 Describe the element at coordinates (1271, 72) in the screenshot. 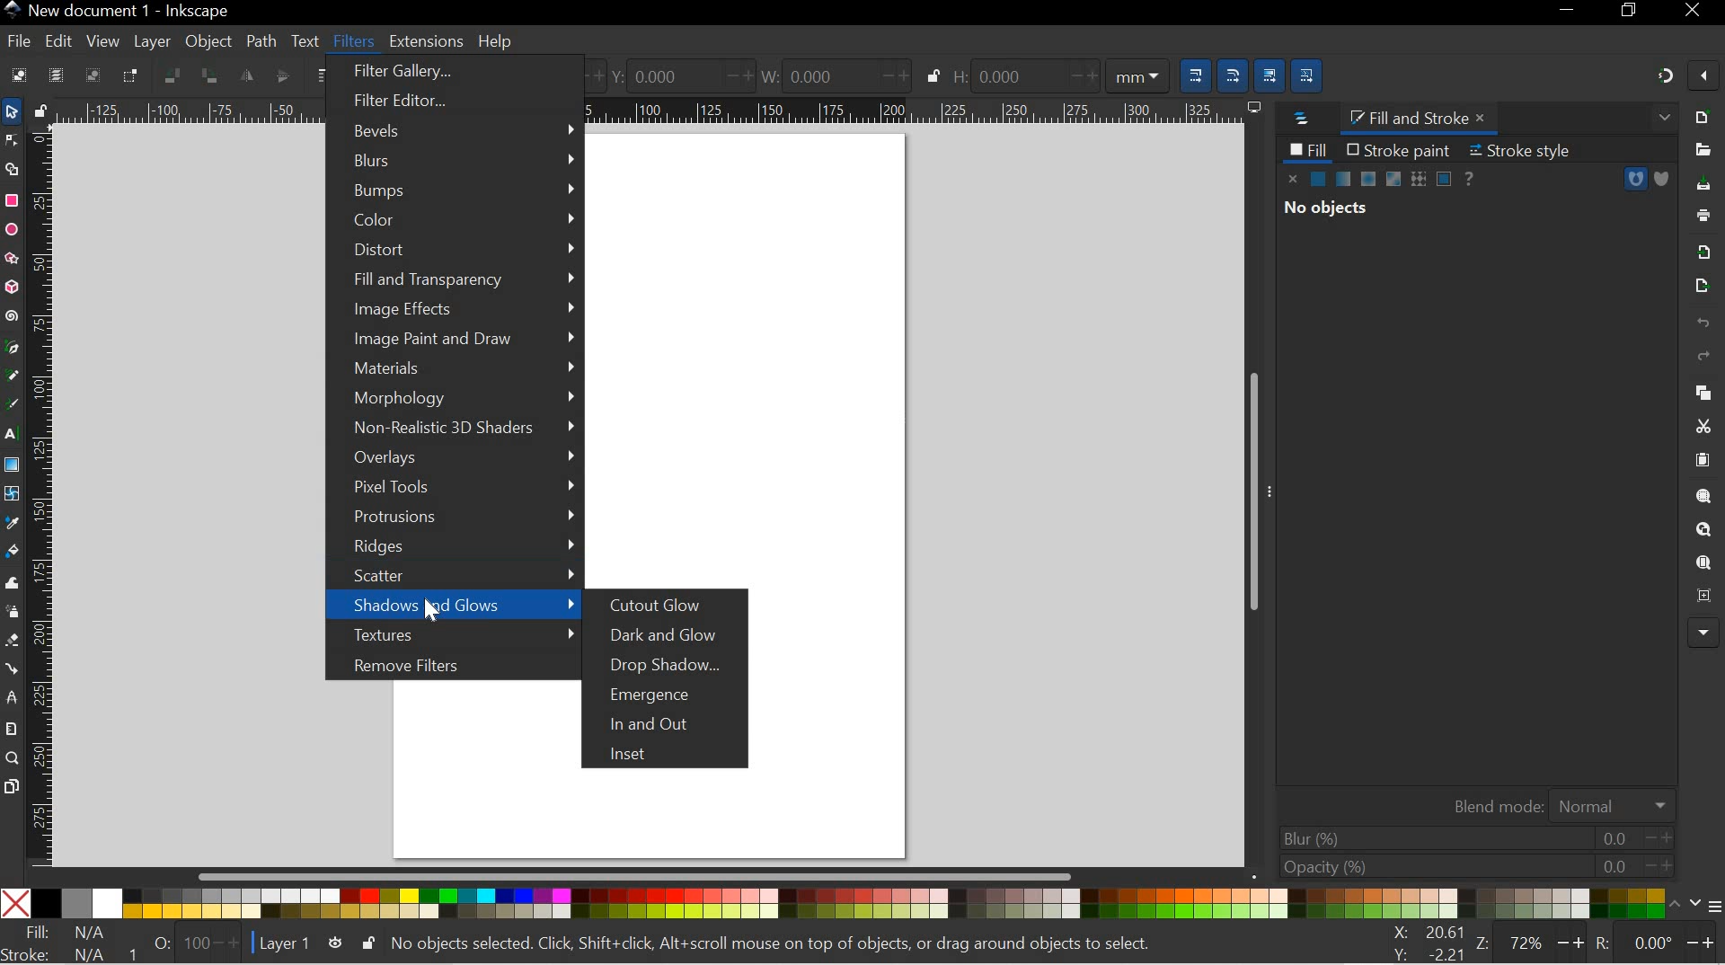

I see `MOVE GRADIENTS` at that location.